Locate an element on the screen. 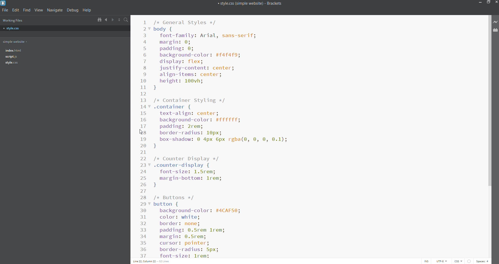  line number is located at coordinates (142, 139).